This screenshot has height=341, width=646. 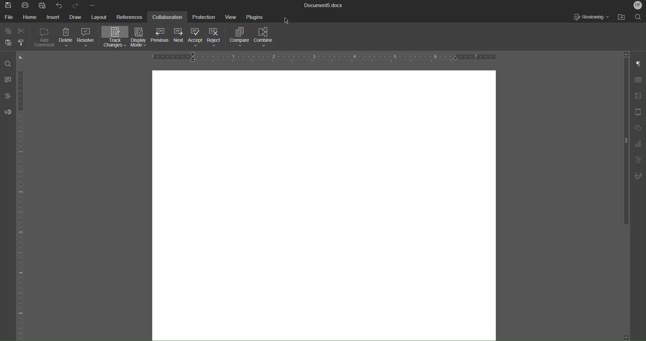 I want to click on Add Comment, so click(x=45, y=39).